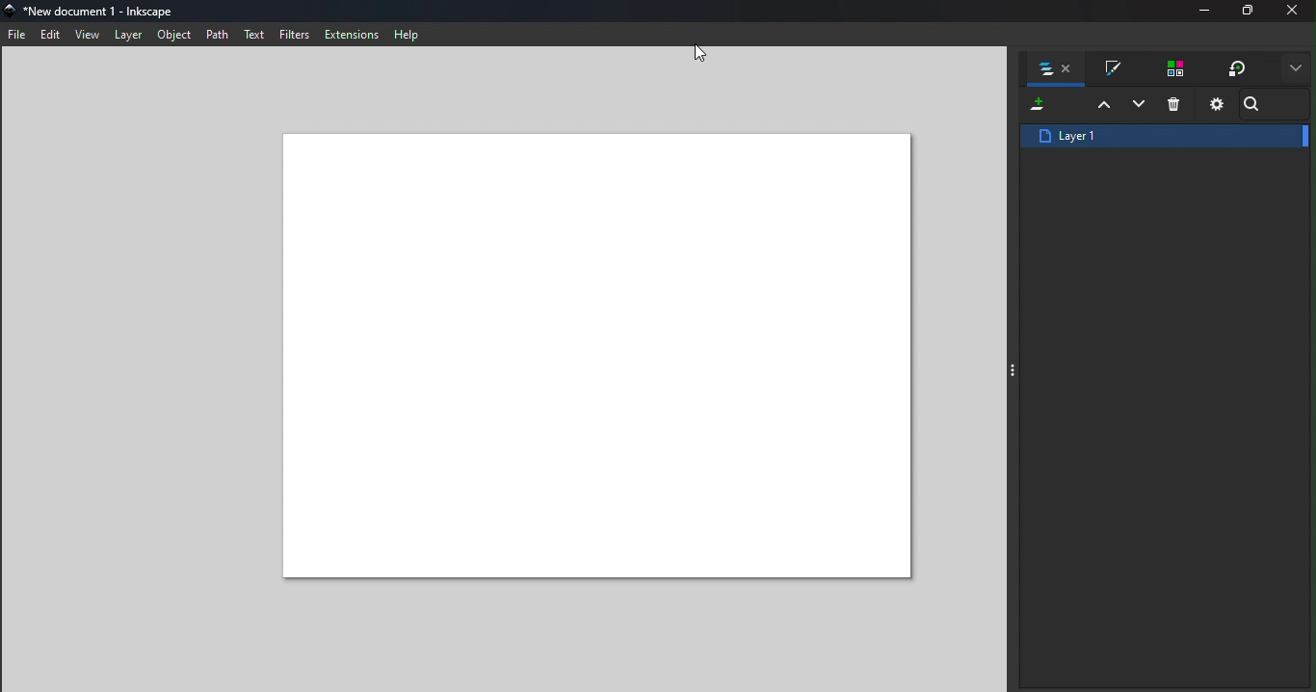 Image resolution: width=1316 pixels, height=692 pixels. I want to click on Fill and stroke, so click(1117, 70).